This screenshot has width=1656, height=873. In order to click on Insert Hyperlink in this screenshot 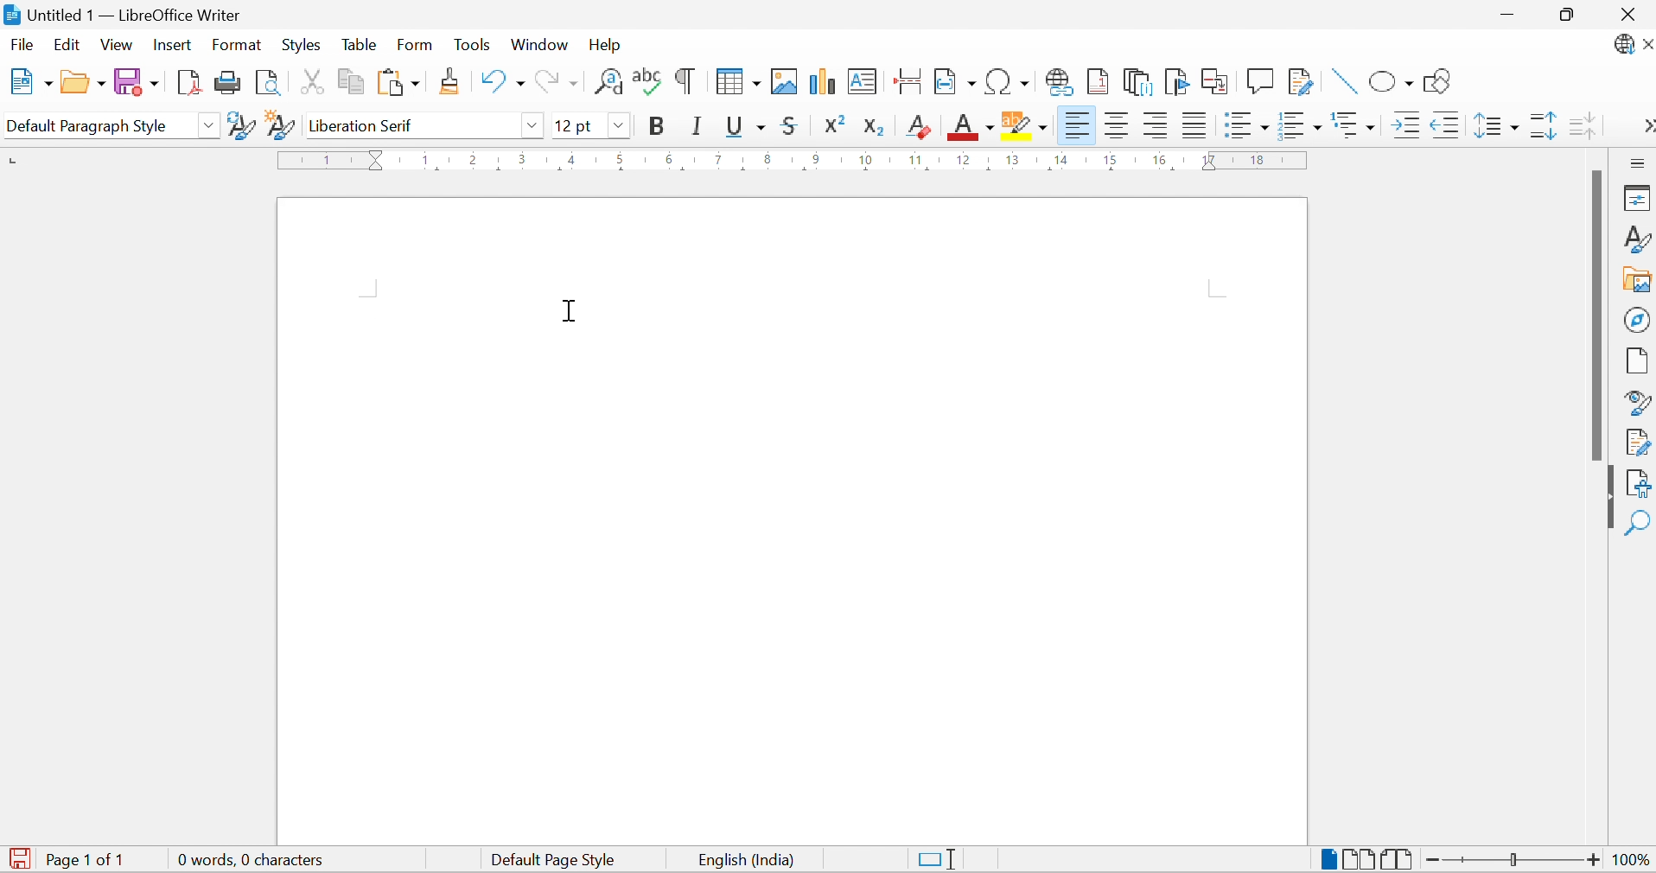, I will do `click(1059, 81)`.